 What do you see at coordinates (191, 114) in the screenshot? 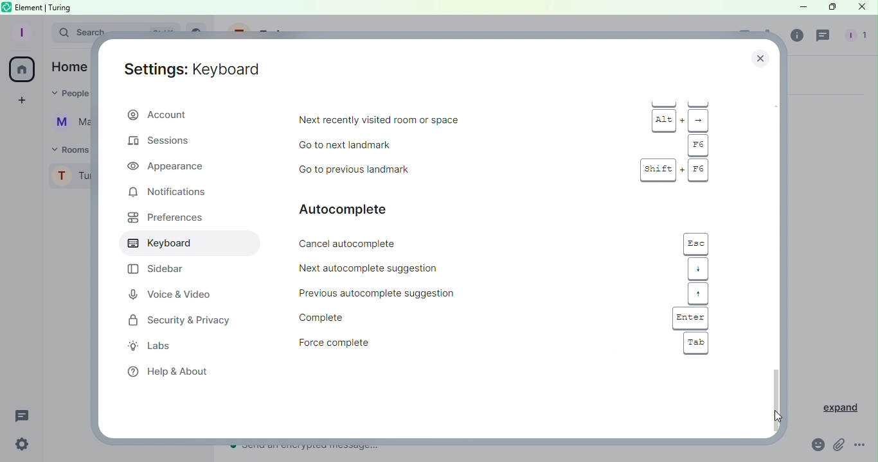
I see `Account` at bounding box center [191, 114].